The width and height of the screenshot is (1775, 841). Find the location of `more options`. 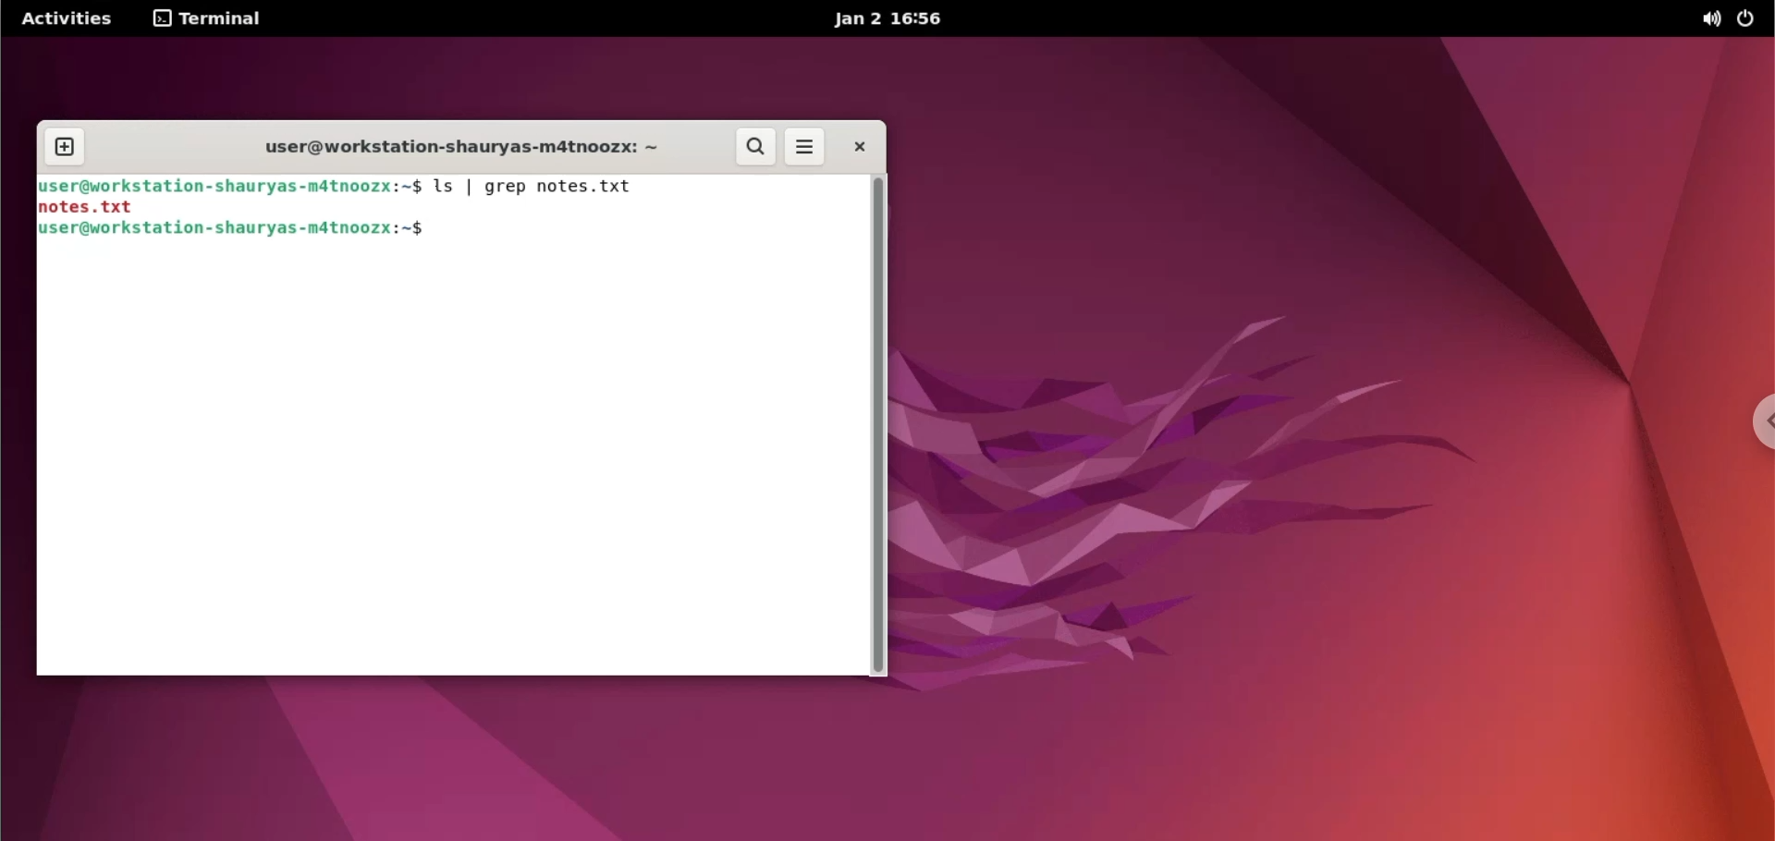

more options is located at coordinates (802, 147).